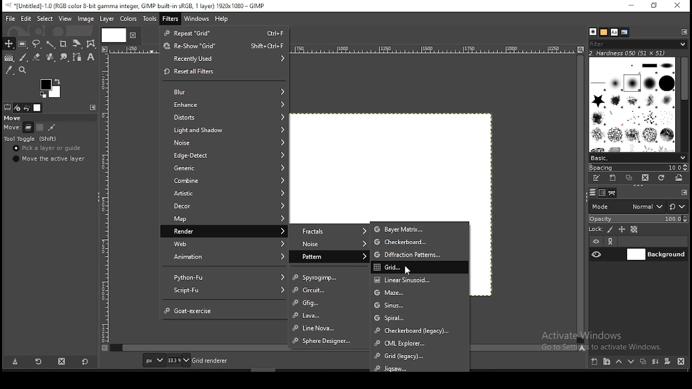  What do you see at coordinates (332, 303) in the screenshot?
I see `Gfig` at bounding box center [332, 303].